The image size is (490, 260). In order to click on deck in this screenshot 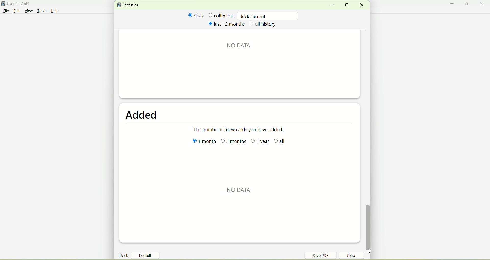, I will do `click(196, 15)`.